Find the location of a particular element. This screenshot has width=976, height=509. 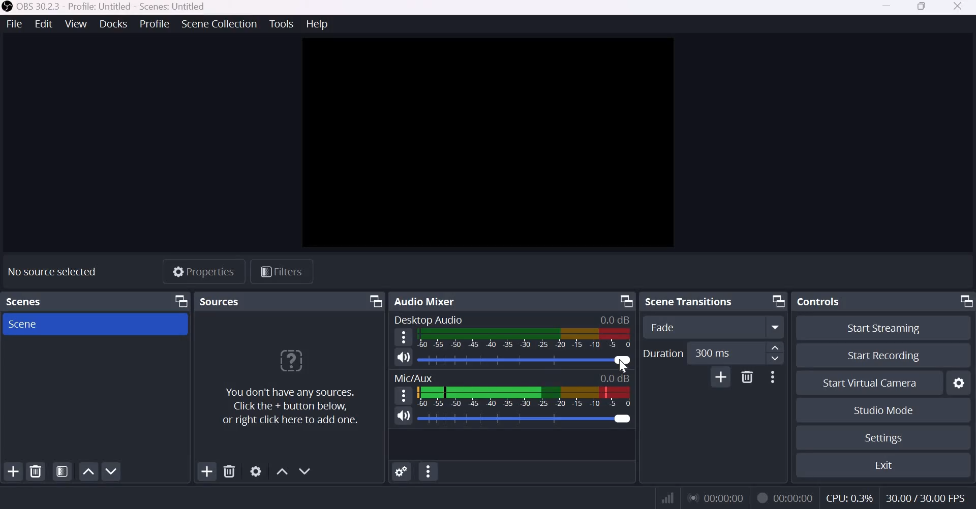

Close is located at coordinates (961, 8).